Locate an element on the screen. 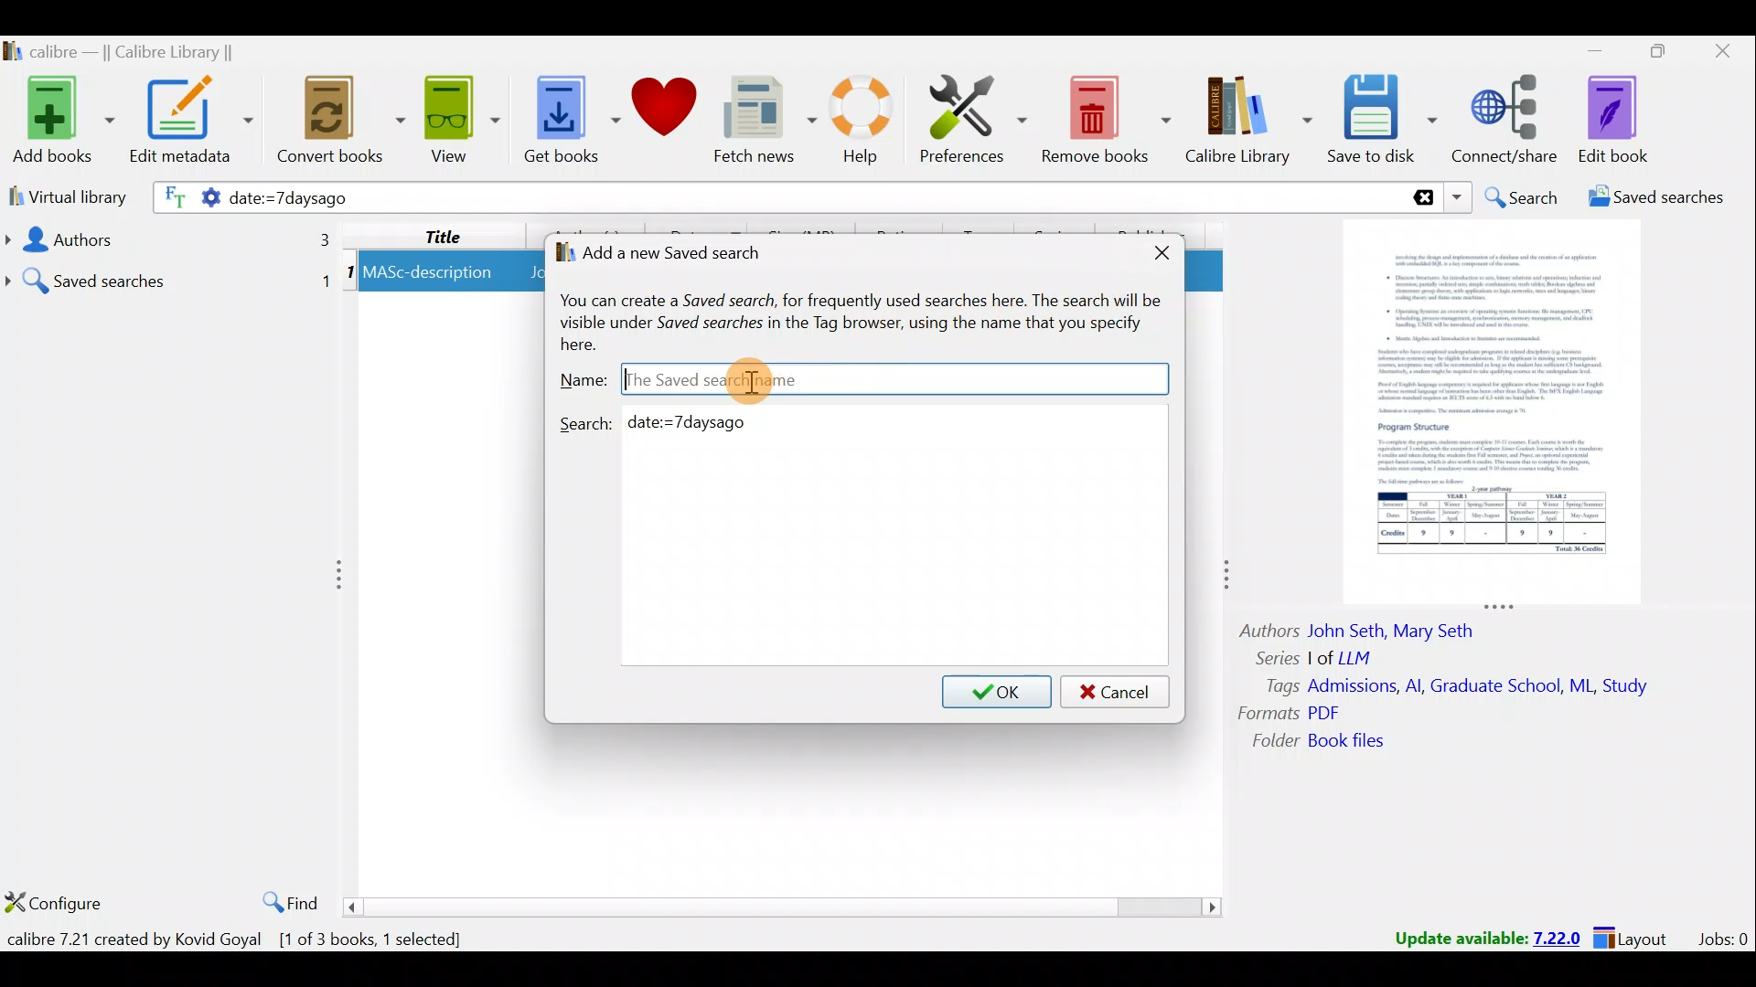 This screenshot has width=1756, height=987. Preferences is located at coordinates (976, 116).